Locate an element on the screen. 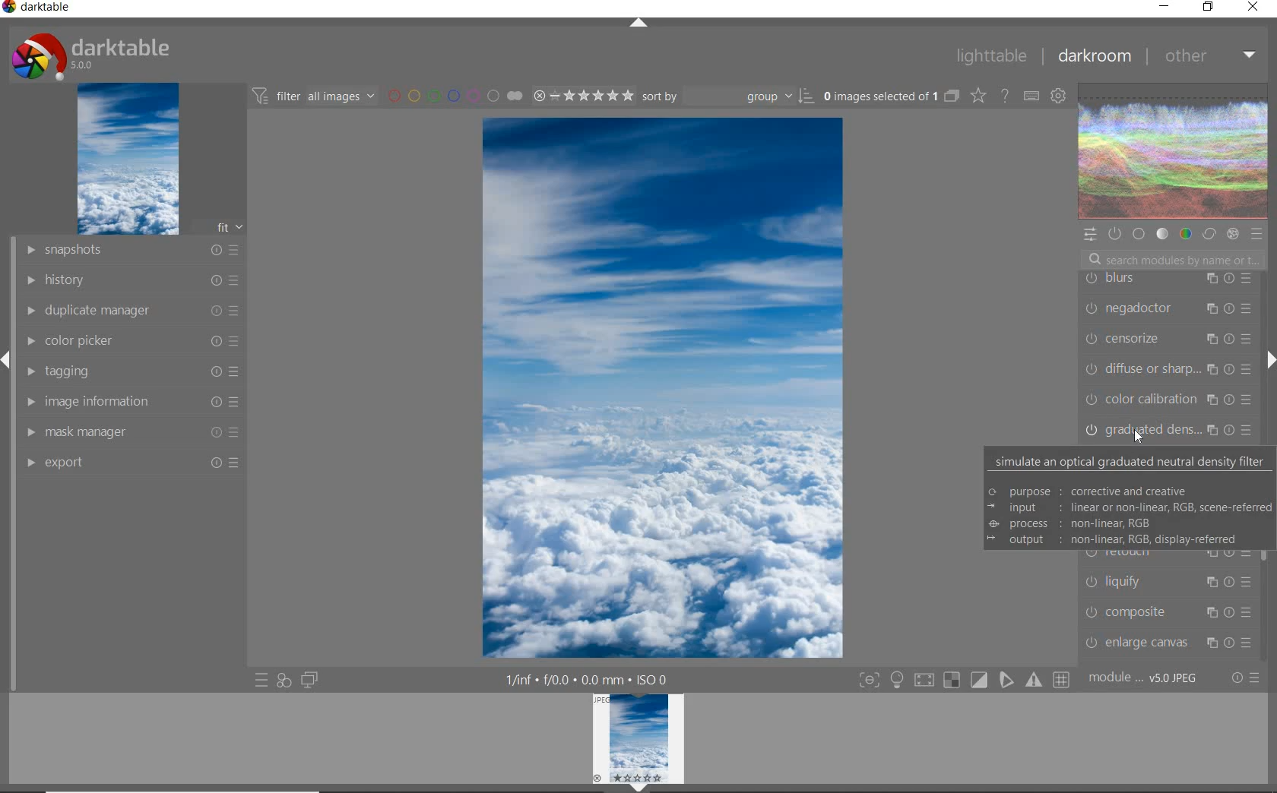 The height and width of the screenshot is (793, 1277). EXPORT is located at coordinates (131, 462).